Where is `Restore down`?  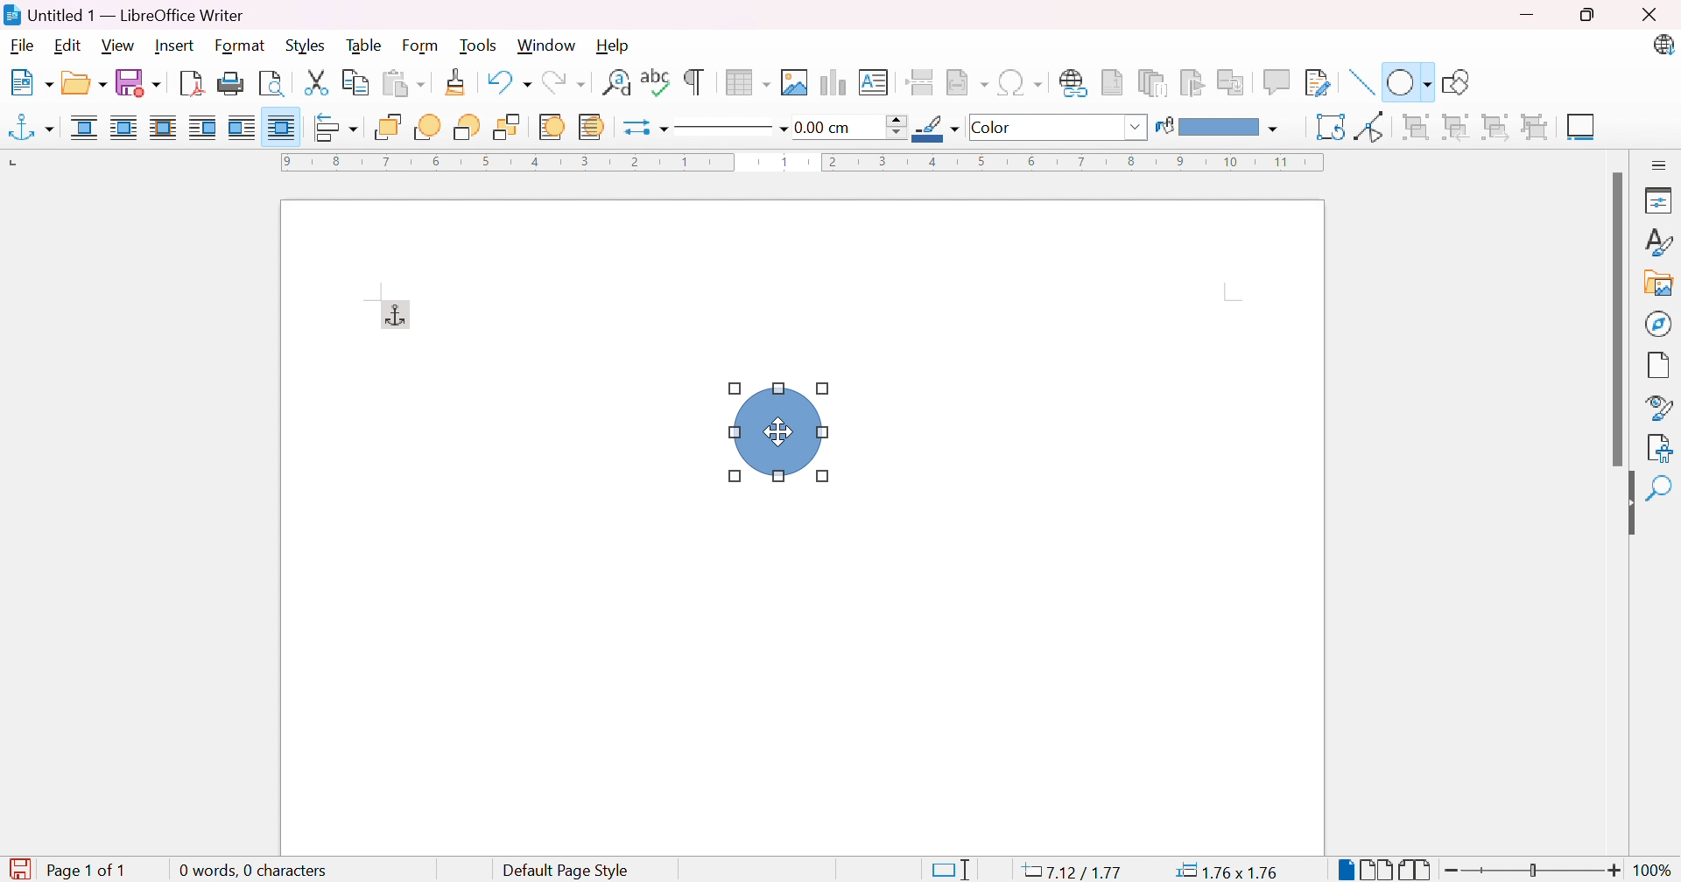 Restore down is located at coordinates (1586, 17).